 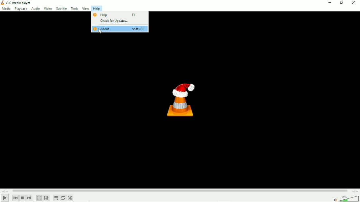 I want to click on Elapsed time, so click(x=5, y=191).